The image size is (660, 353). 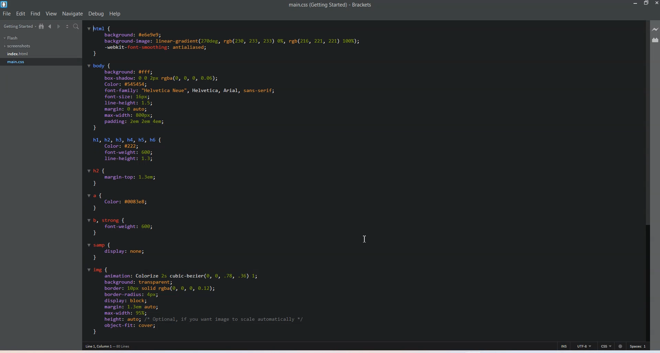 I want to click on Help, so click(x=115, y=14).